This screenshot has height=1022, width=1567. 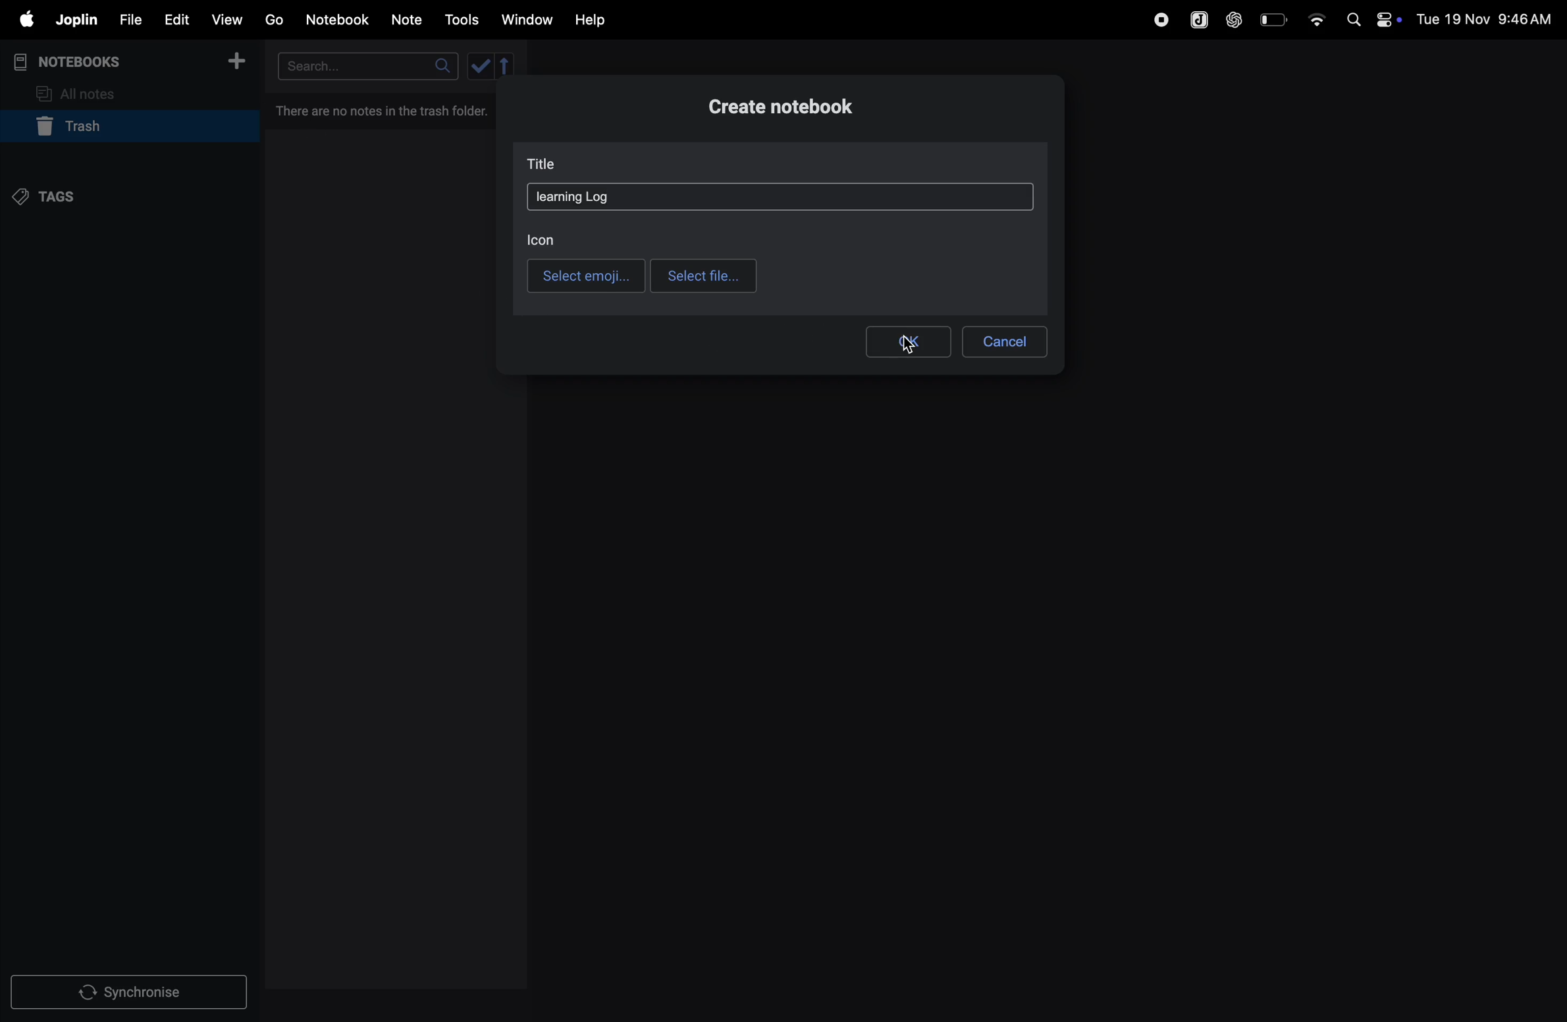 What do you see at coordinates (1235, 18) in the screenshot?
I see `chatgpt` at bounding box center [1235, 18].